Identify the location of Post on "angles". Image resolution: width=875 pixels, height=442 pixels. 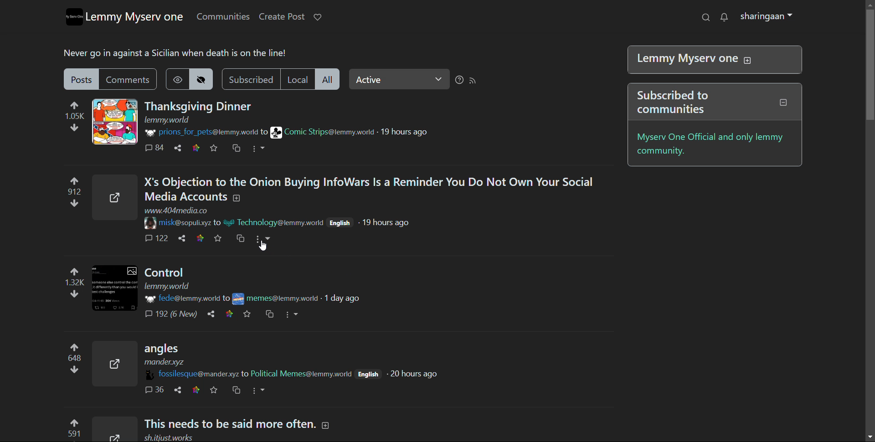
(246, 355).